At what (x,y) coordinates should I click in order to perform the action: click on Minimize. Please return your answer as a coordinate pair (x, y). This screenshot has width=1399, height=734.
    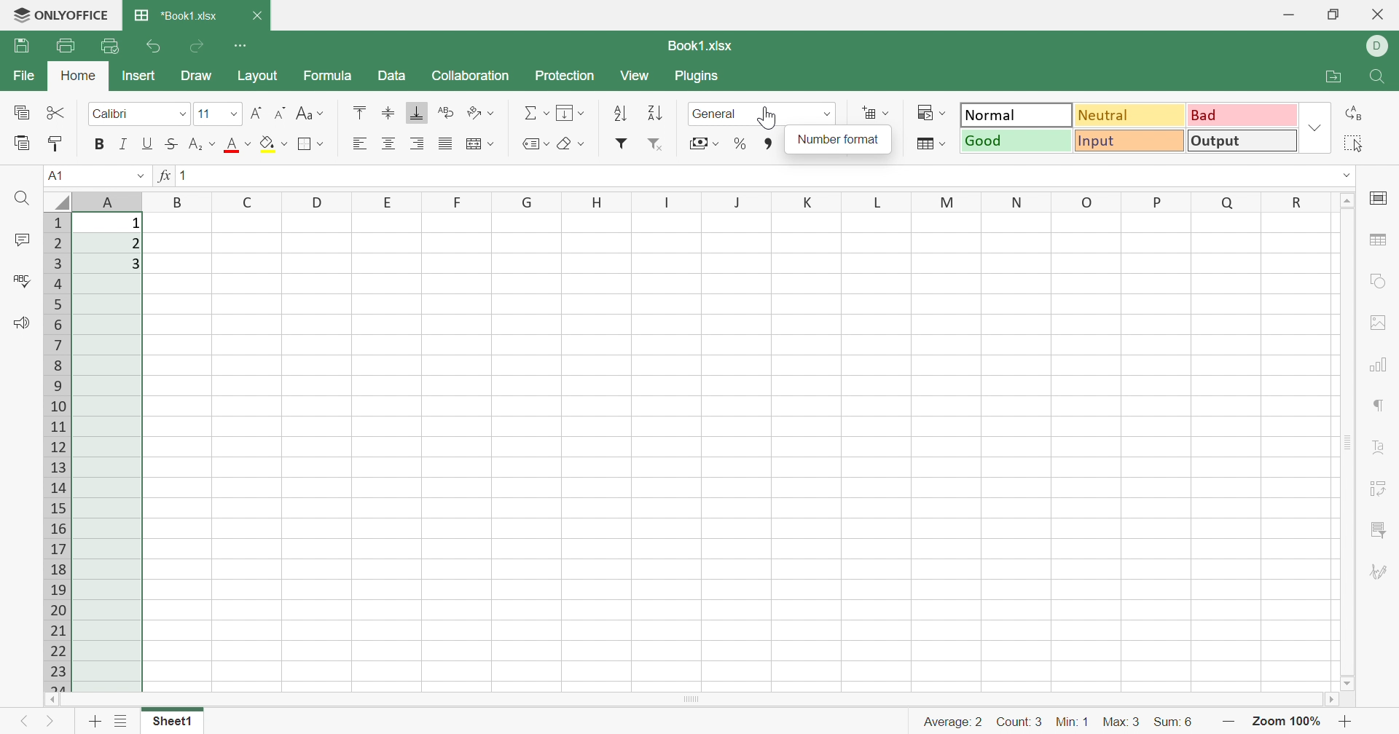
    Looking at the image, I should click on (1288, 17).